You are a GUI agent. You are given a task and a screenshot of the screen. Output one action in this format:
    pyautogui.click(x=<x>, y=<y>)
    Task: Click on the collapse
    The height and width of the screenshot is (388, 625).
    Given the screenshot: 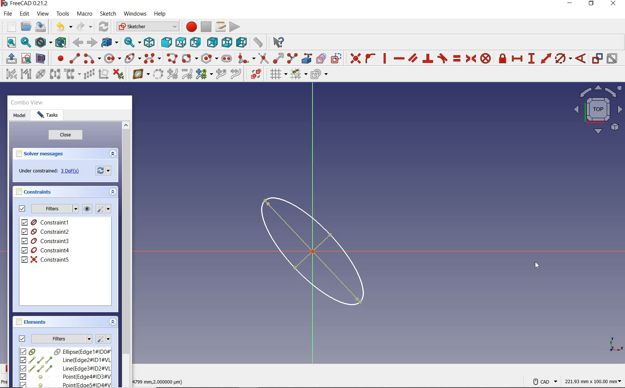 What is the action you would take?
    pyautogui.click(x=112, y=154)
    